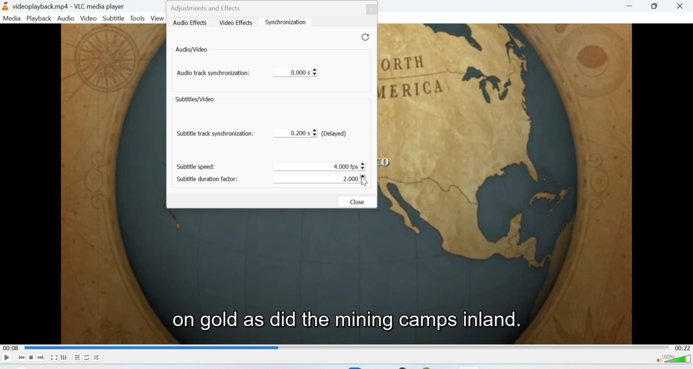 The height and width of the screenshot is (369, 693). Describe the element at coordinates (54, 358) in the screenshot. I see `Fullscreen` at that location.